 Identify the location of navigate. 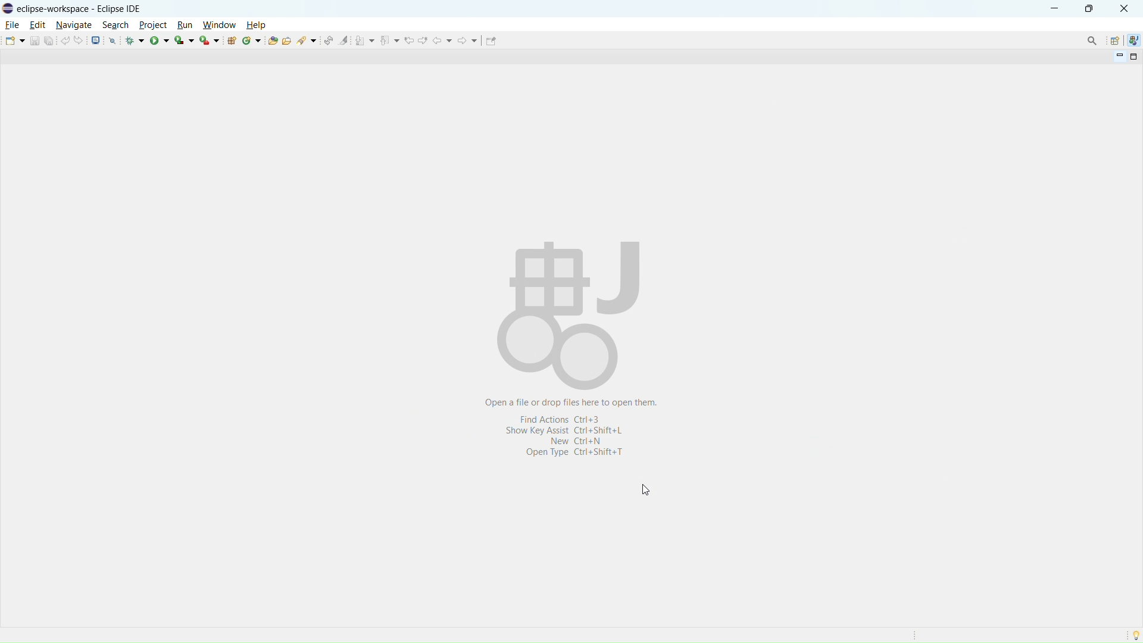
(73, 26).